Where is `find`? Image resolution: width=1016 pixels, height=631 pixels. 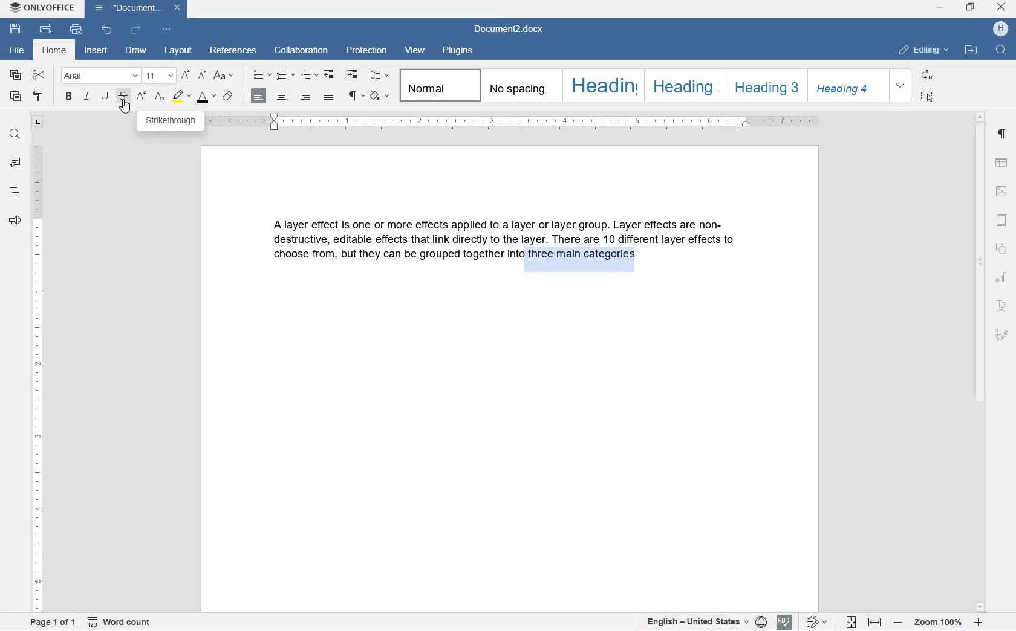 find is located at coordinates (13, 135).